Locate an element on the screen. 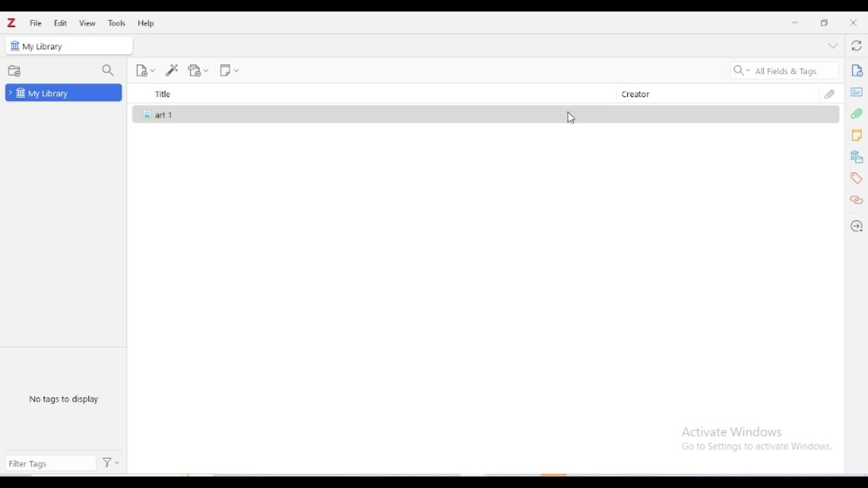 The image size is (868, 488). art 1 item is located at coordinates (486, 115).